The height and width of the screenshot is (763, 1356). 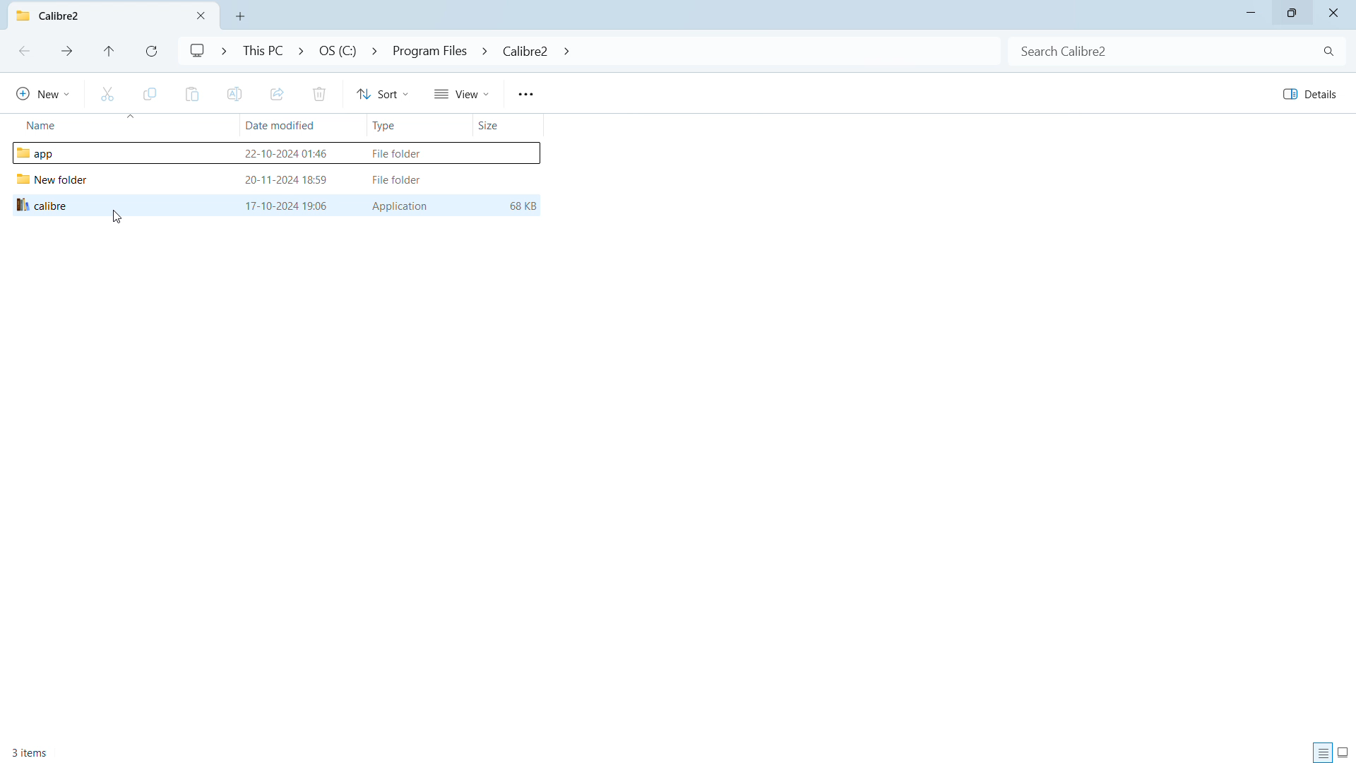 I want to click on minimize, so click(x=1252, y=11).